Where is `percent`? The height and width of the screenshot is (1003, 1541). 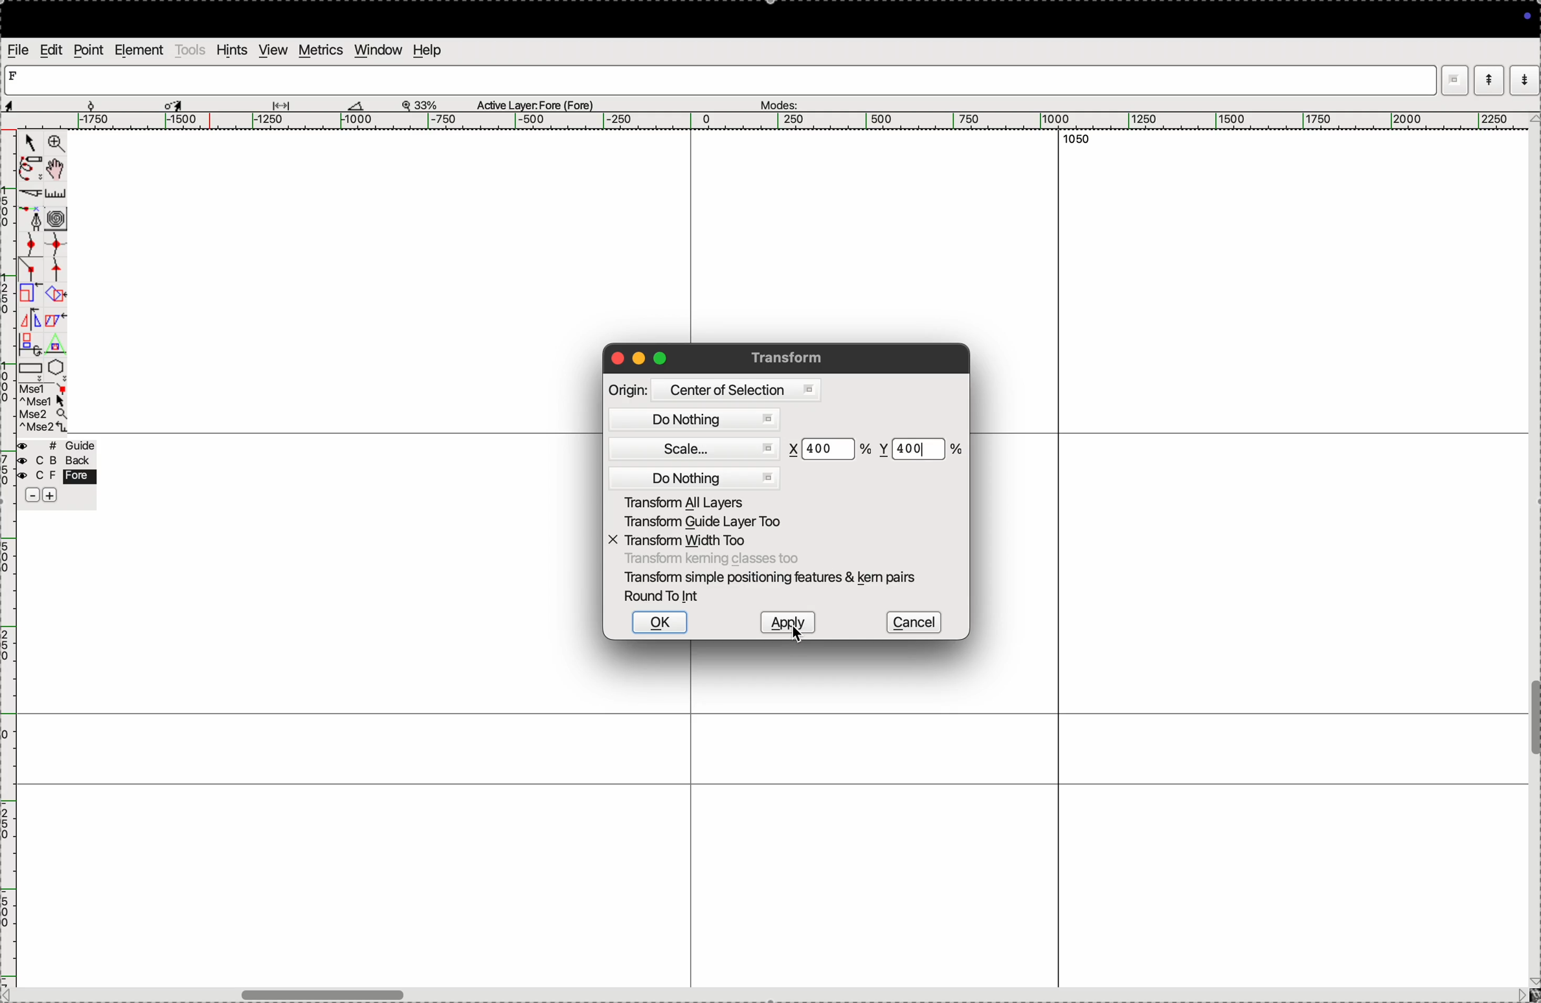 percent is located at coordinates (864, 450).